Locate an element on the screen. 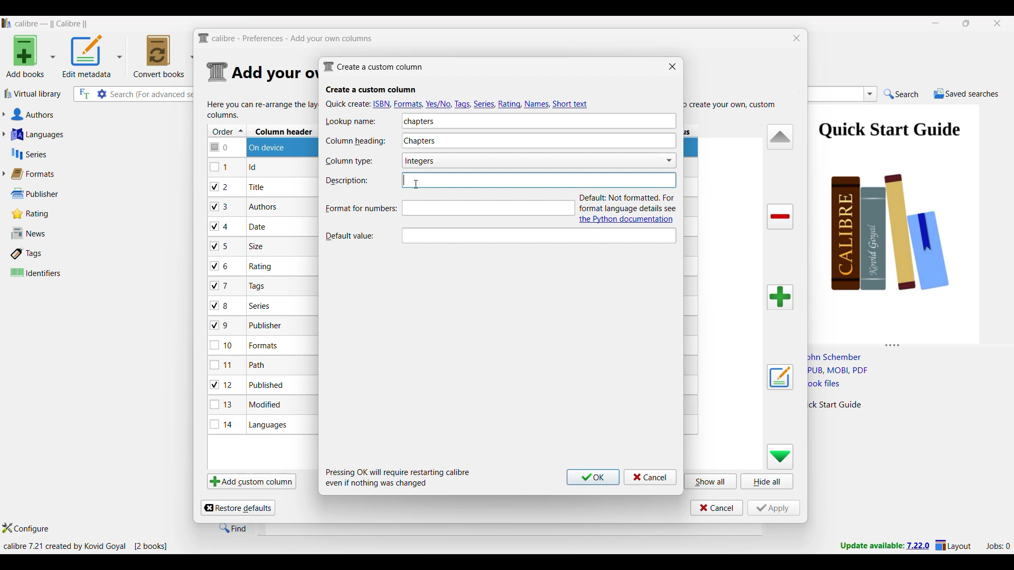 This screenshot has height=570, width=1014. checkbox - 14 is located at coordinates (222, 424).